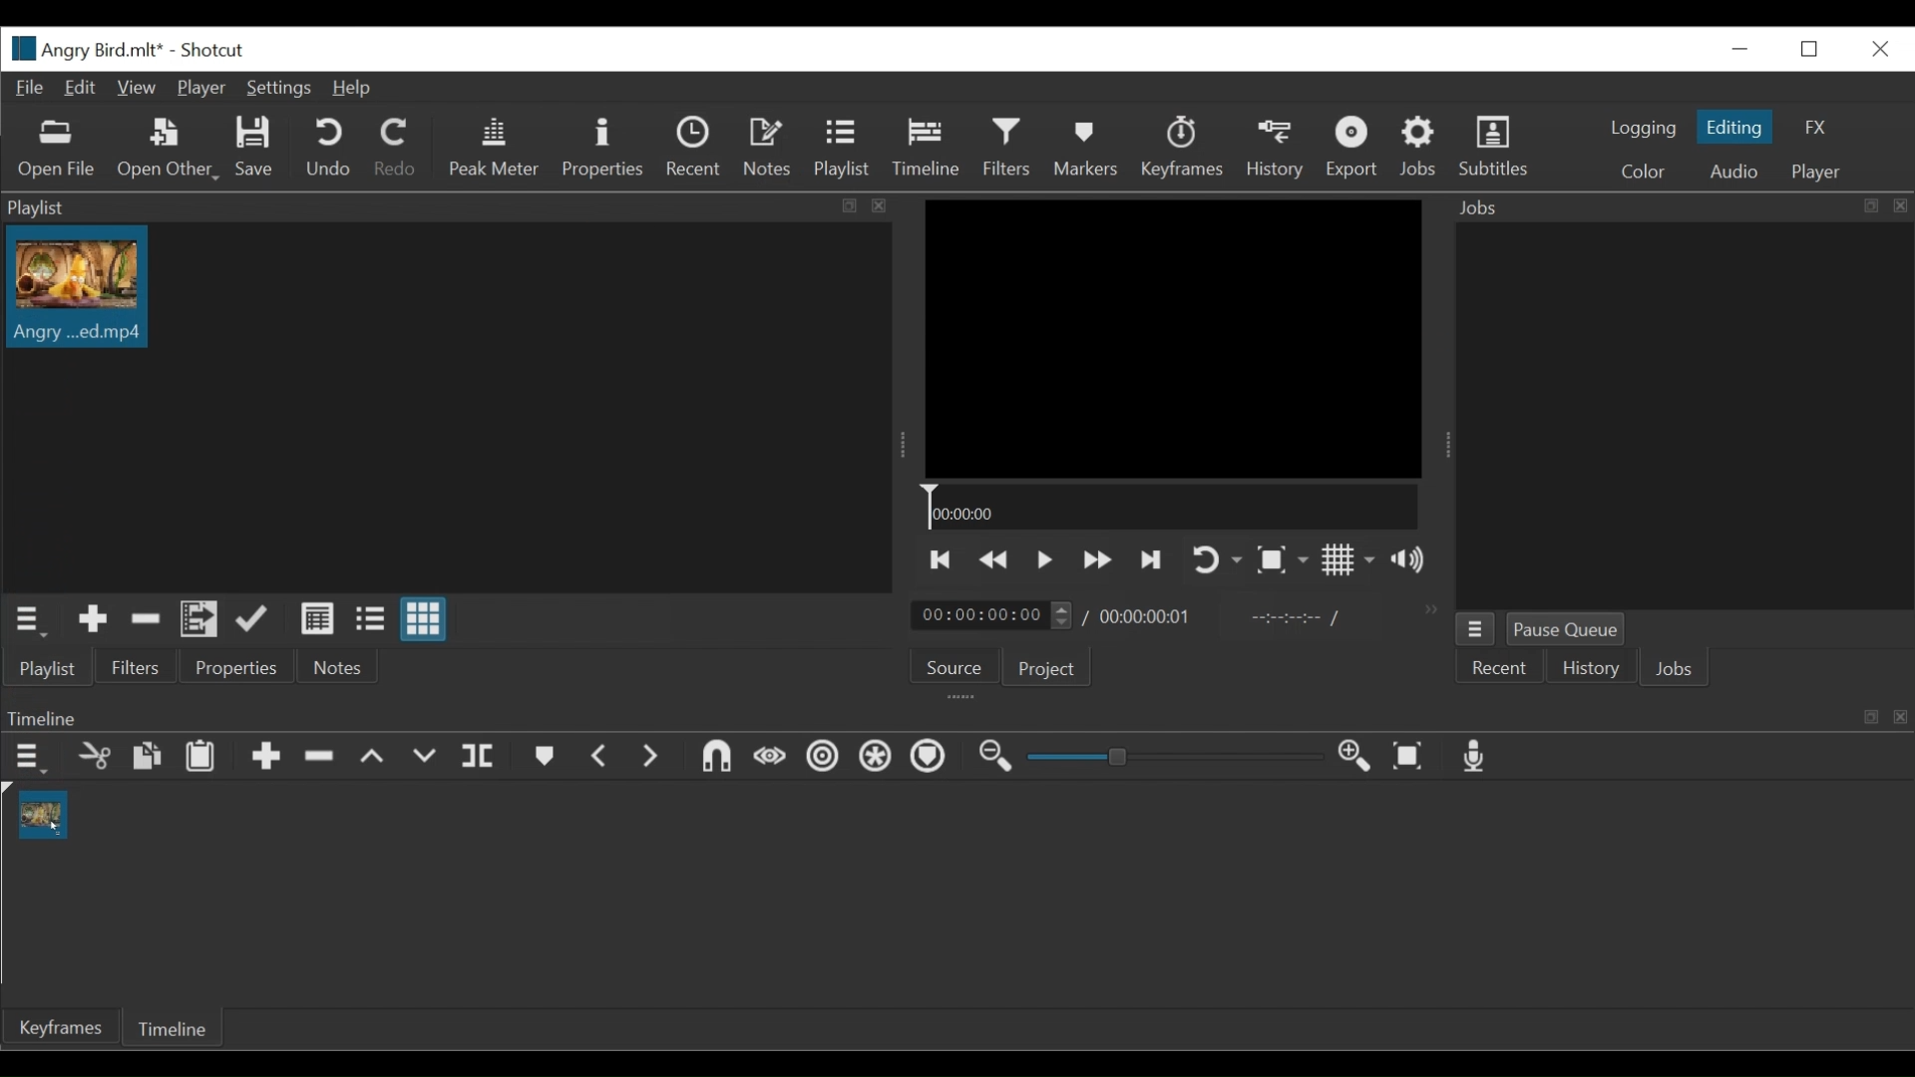 The height and width of the screenshot is (1077, 1915). I want to click on Clip, so click(77, 287).